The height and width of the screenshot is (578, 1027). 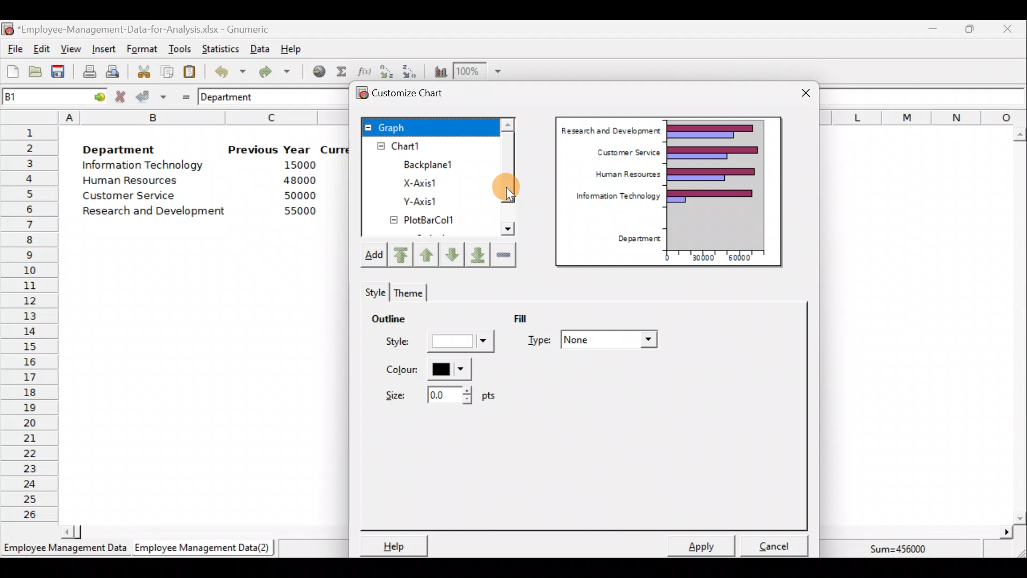 I want to click on Move downward, so click(x=478, y=254).